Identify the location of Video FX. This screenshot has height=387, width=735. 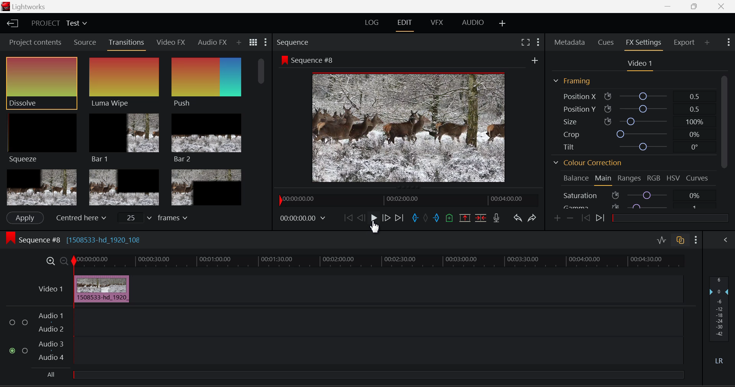
(171, 43).